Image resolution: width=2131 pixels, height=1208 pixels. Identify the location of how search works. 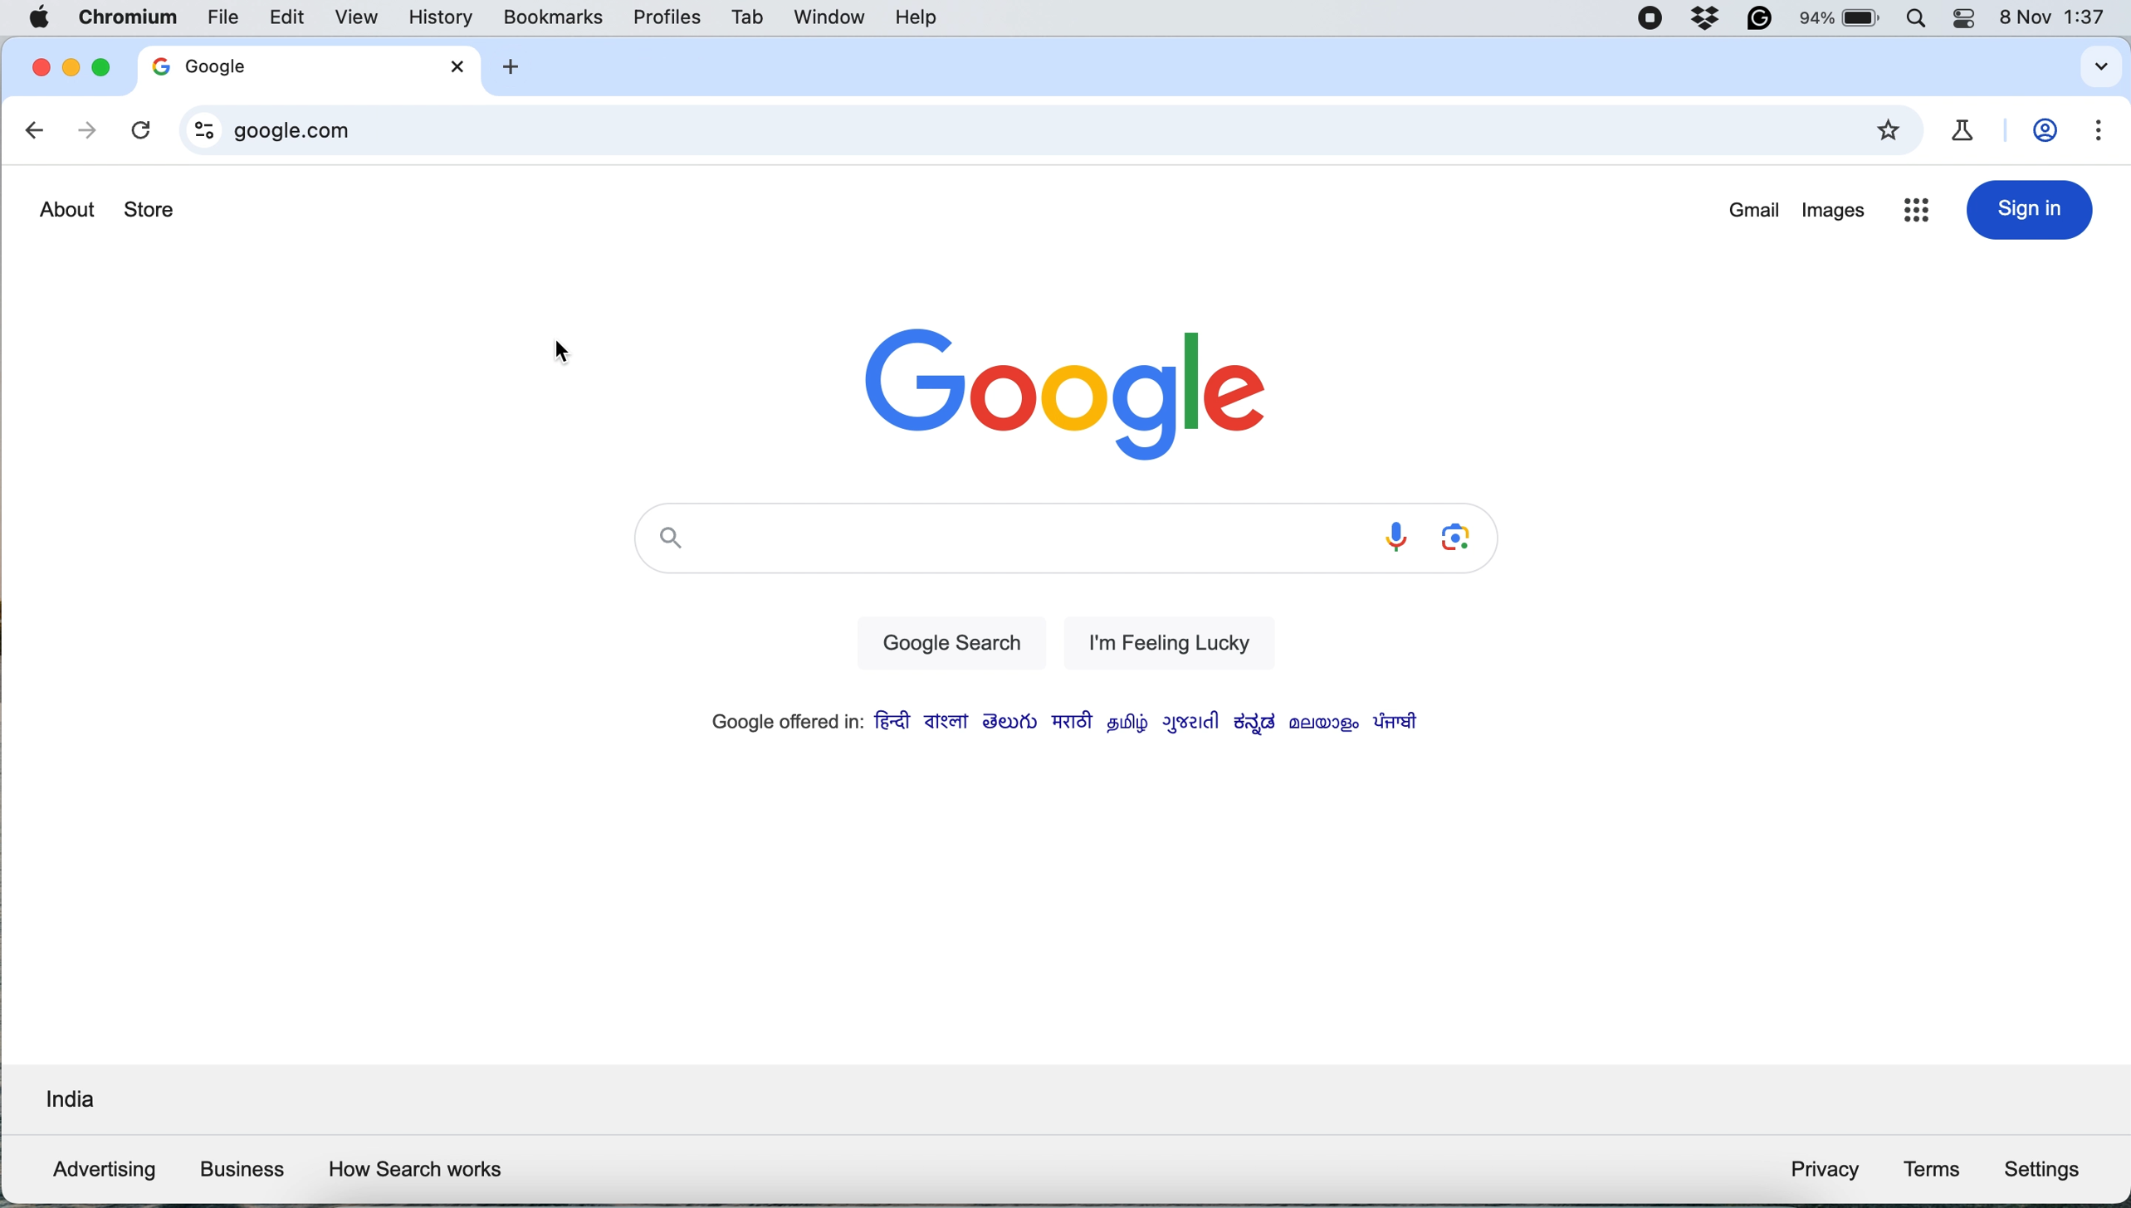
(417, 1171).